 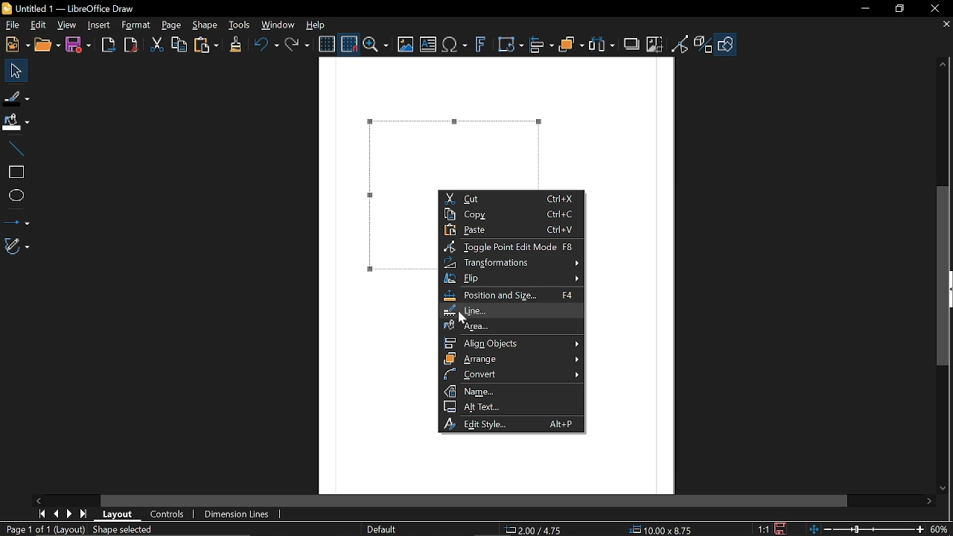 I want to click on Page, so click(x=171, y=26).